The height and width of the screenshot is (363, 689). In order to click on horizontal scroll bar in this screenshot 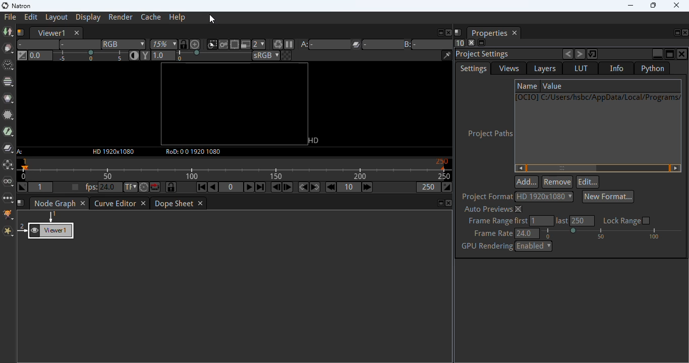, I will do `click(598, 168)`.